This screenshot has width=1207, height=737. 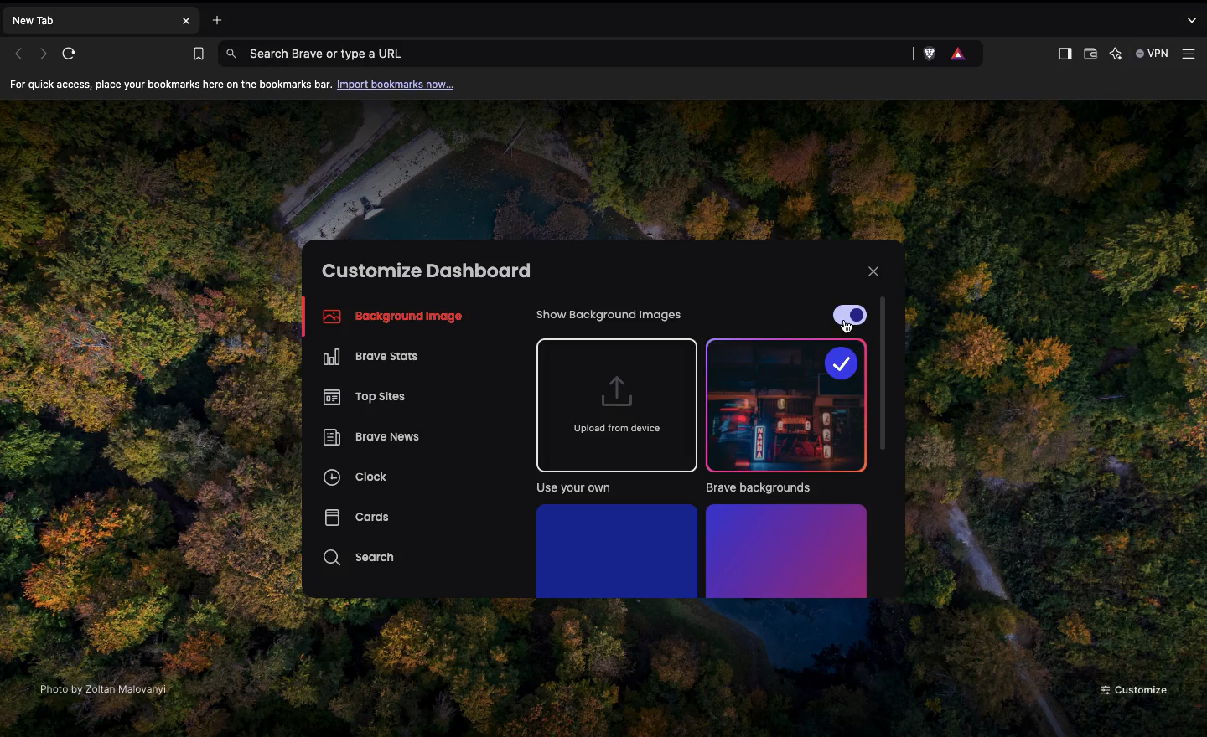 I want to click on Customize and control Brave, so click(x=1189, y=54).